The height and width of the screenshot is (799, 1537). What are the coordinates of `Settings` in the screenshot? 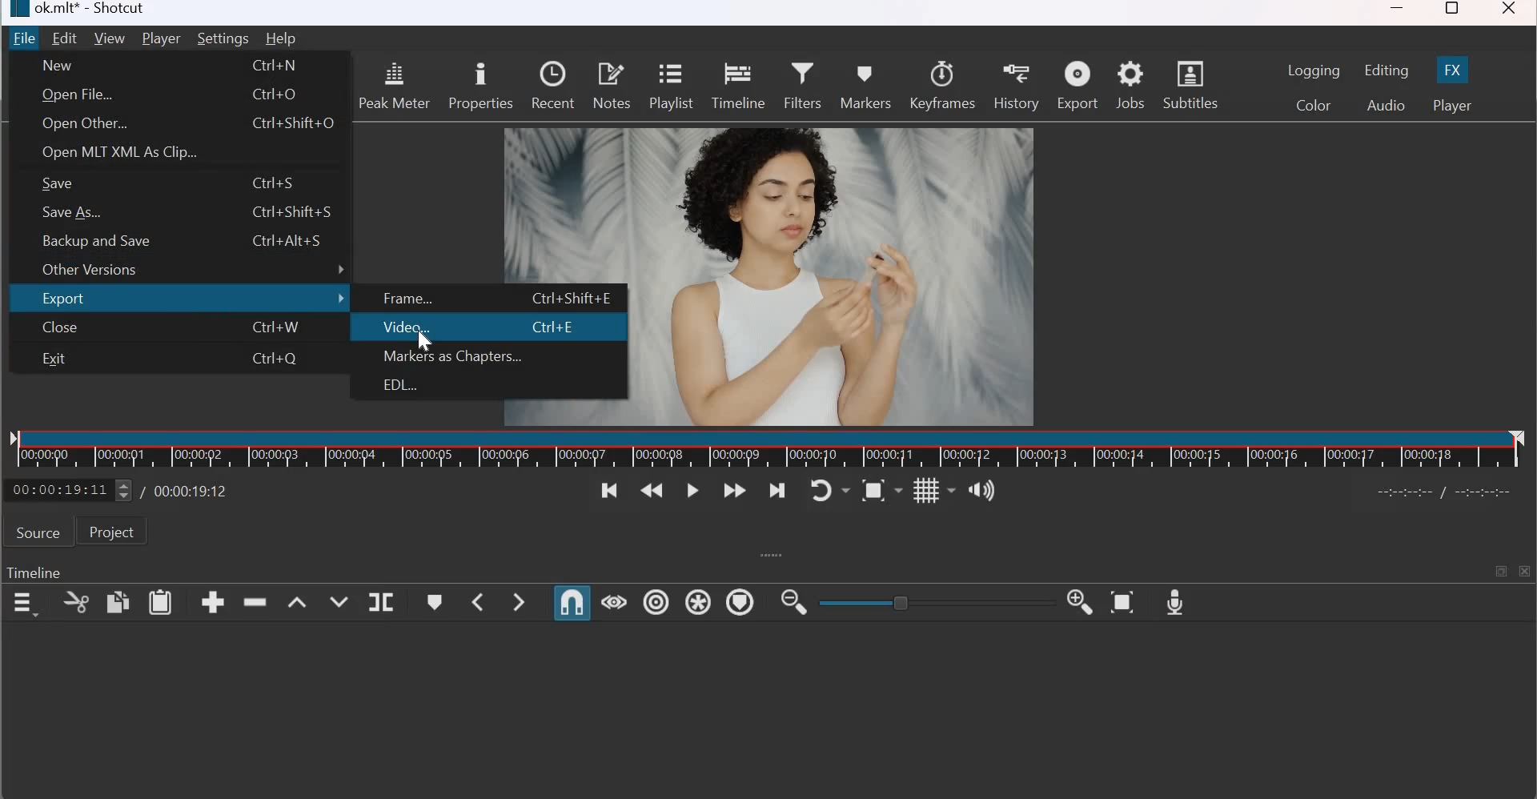 It's located at (223, 38).